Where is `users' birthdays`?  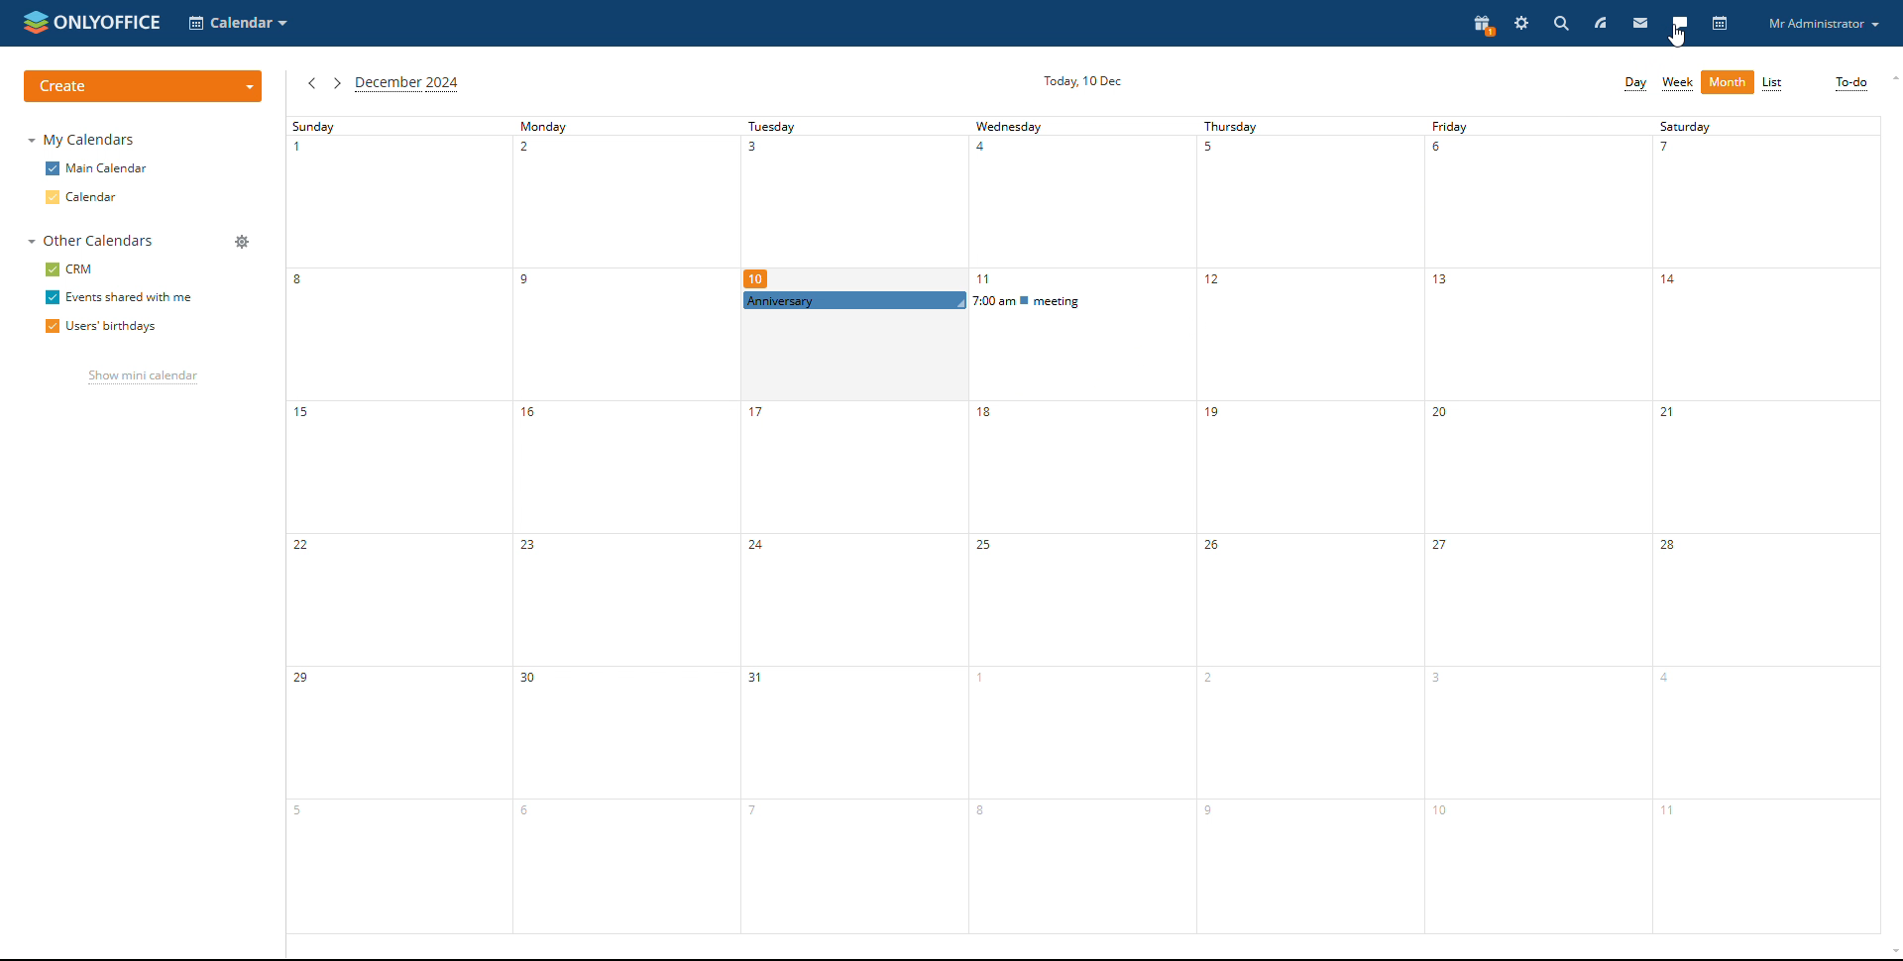
users' birthdays is located at coordinates (104, 327).